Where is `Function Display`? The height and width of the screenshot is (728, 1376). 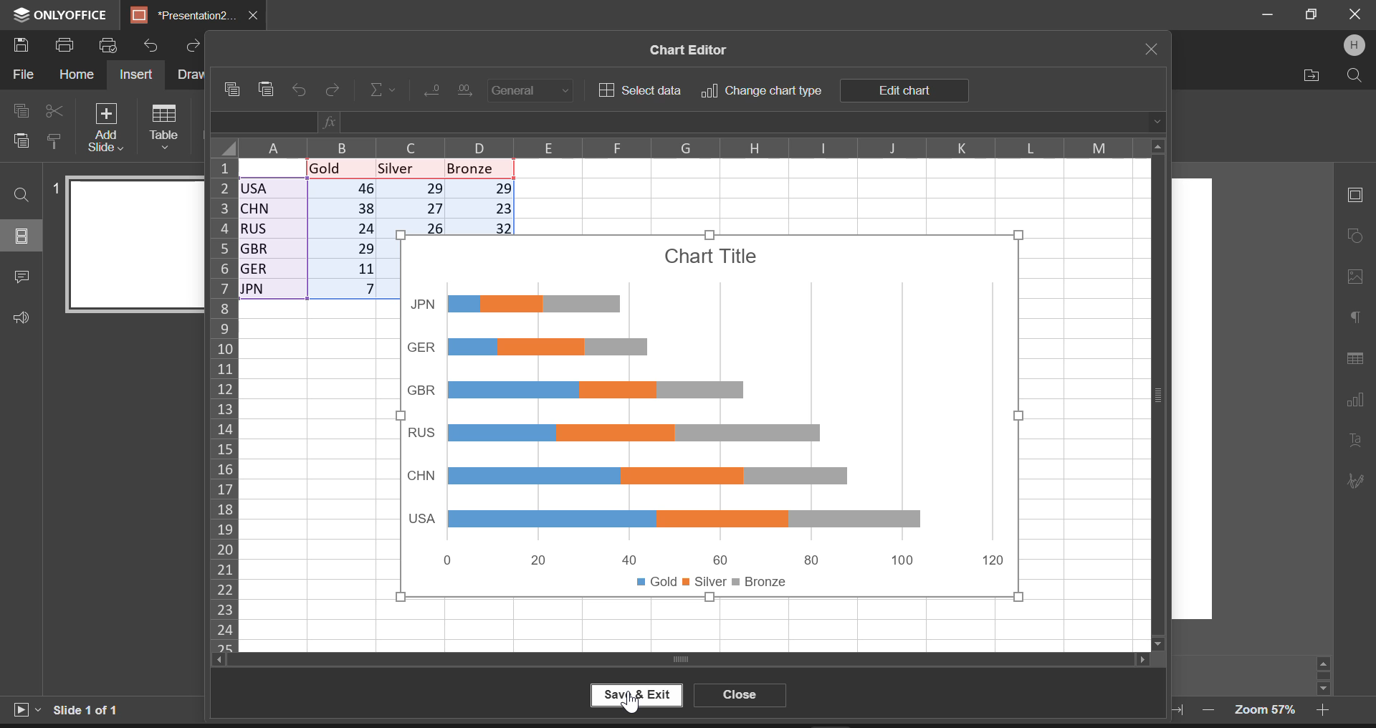
Function Display is located at coordinates (742, 123).